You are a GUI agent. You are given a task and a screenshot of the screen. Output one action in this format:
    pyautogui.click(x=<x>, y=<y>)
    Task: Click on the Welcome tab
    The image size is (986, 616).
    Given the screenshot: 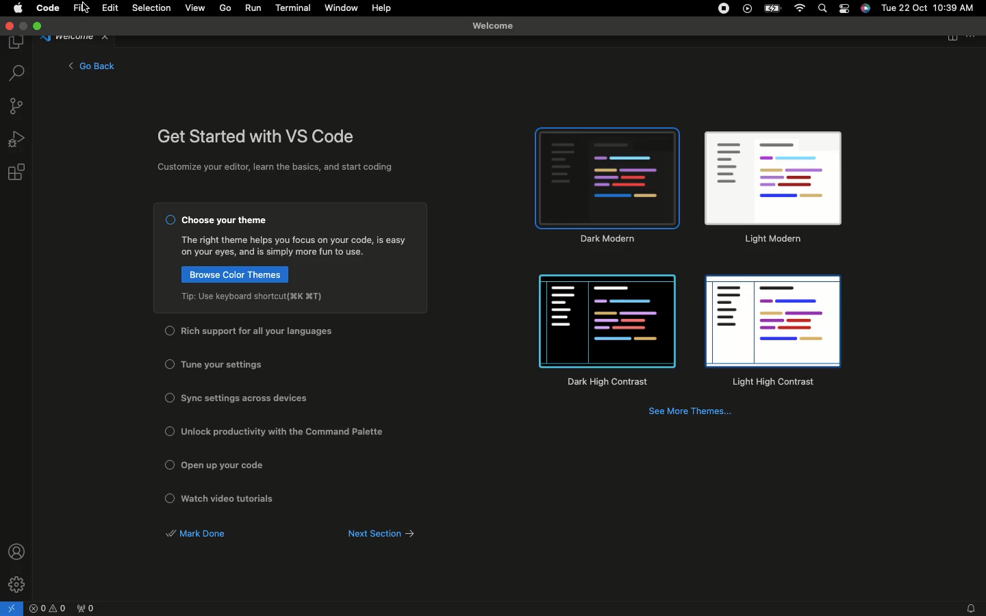 What is the action you would take?
    pyautogui.click(x=77, y=40)
    